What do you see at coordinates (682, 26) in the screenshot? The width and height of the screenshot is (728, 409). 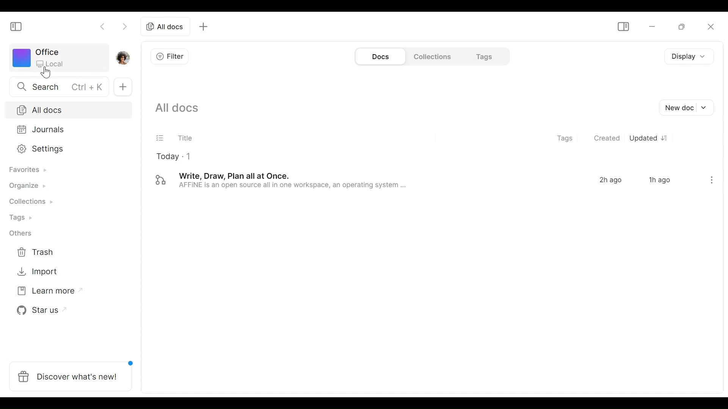 I see `Restore` at bounding box center [682, 26].